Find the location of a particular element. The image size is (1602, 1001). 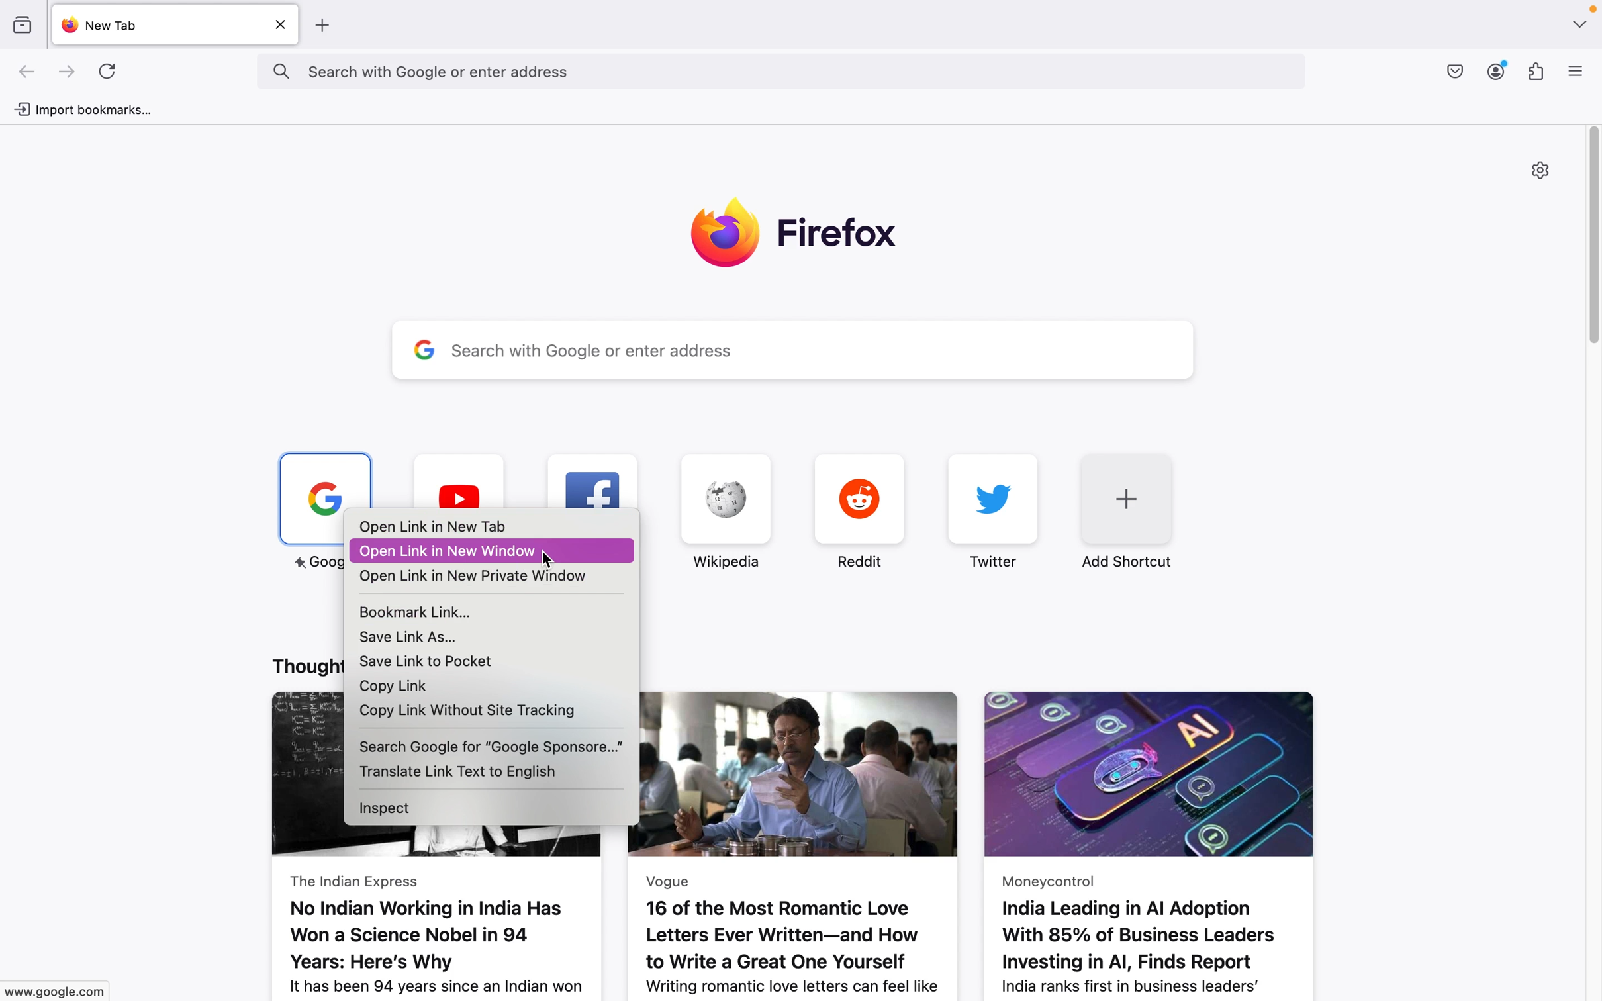

go forward is located at coordinates (68, 73).